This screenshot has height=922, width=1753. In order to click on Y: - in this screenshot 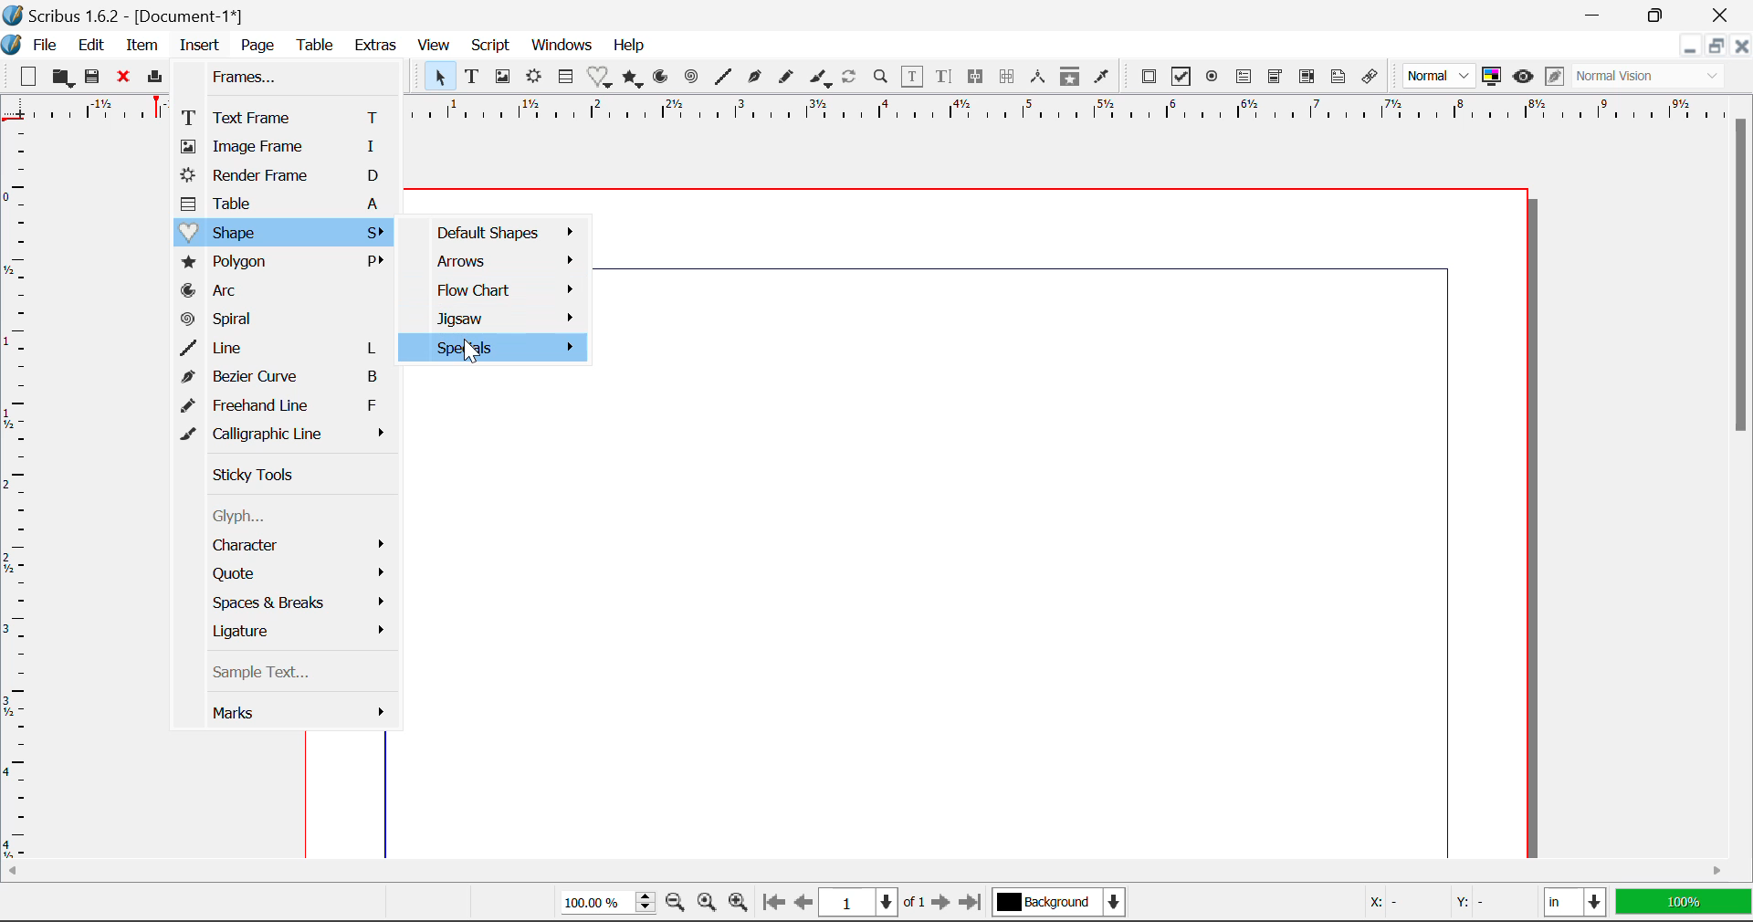, I will do `click(1488, 902)`.